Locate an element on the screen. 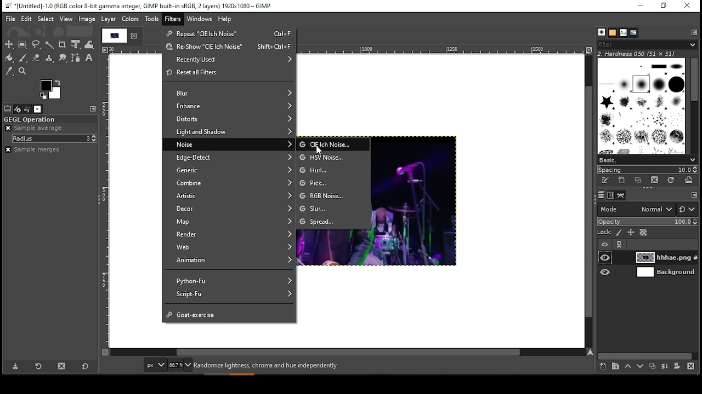  script fu is located at coordinates (230, 294).